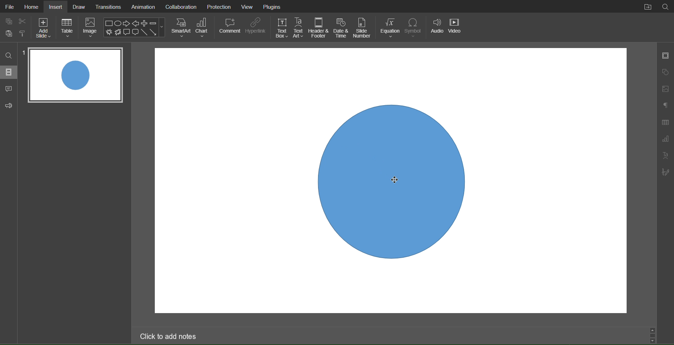 The image size is (674, 345). I want to click on Insert, so click(56, 6).